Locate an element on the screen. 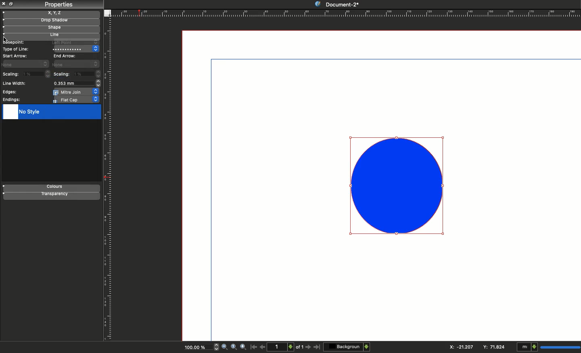 The height and width of the screenshot is (353, 581). Line is located at coordinates (76, 49).